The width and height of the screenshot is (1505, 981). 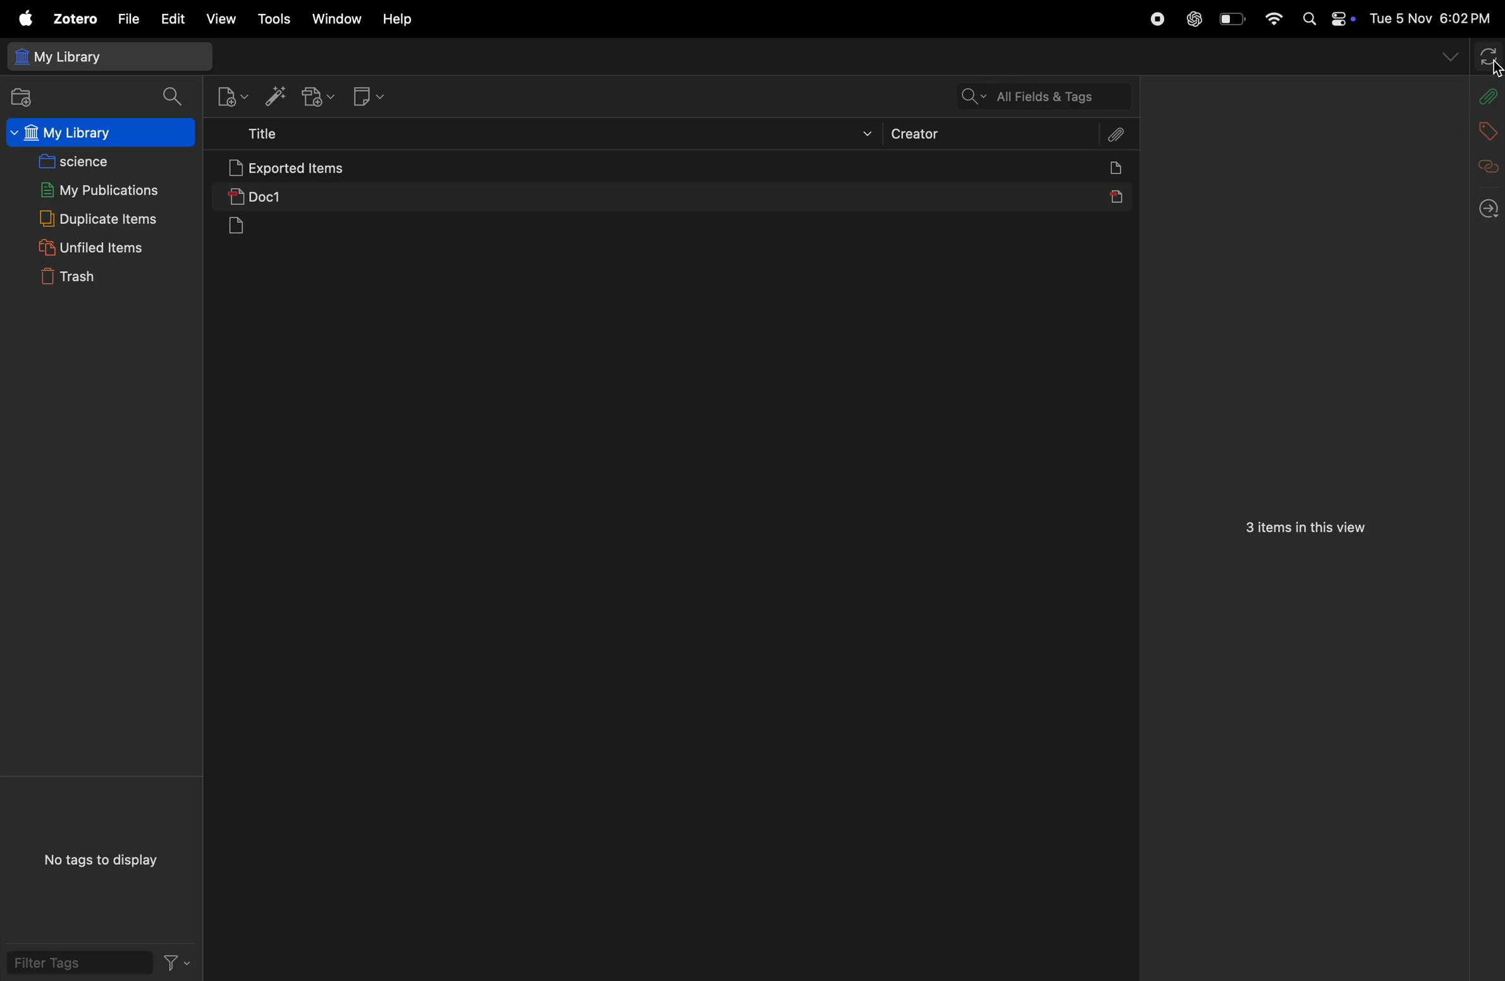 I want to click on related, so click(x=1485, y=166).